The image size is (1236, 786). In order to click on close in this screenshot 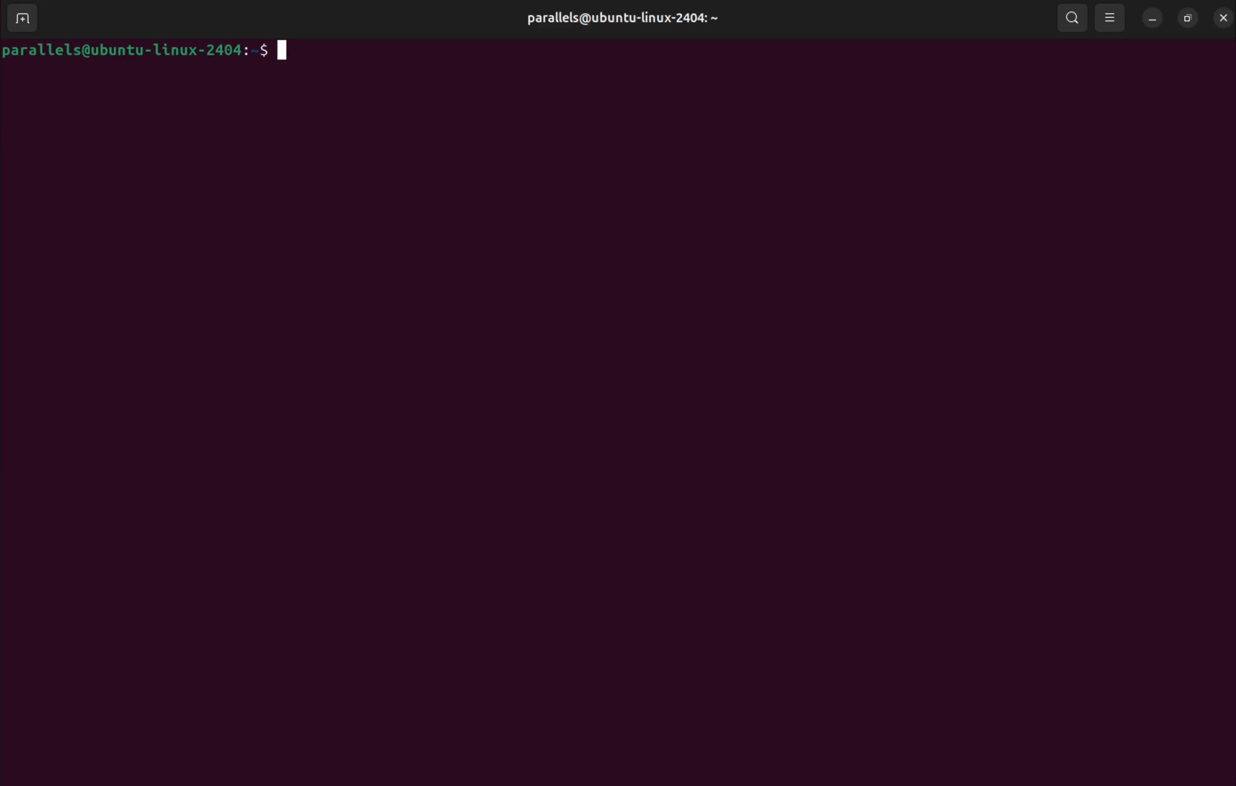, I will do `click(1222, 18)`.